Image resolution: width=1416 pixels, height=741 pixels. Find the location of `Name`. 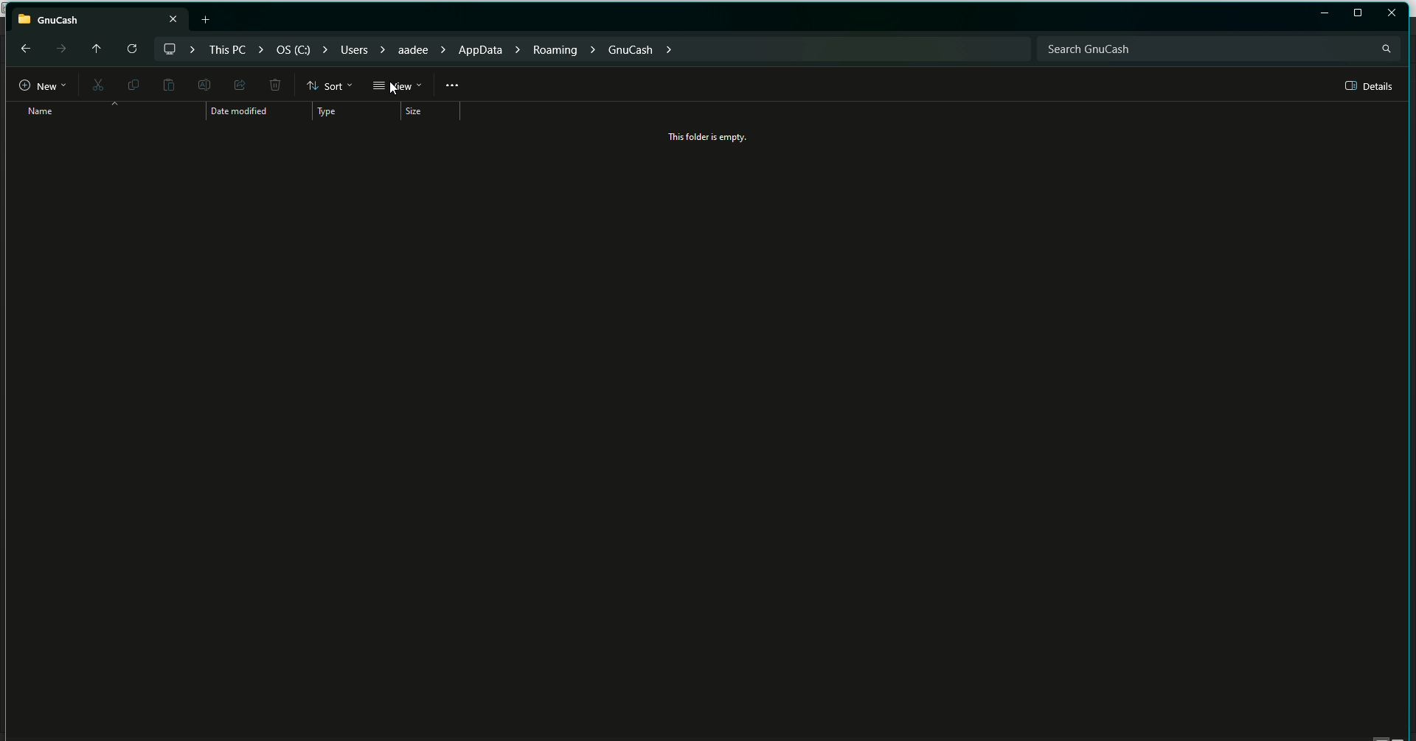

Name is located at coordinates (35, 111).